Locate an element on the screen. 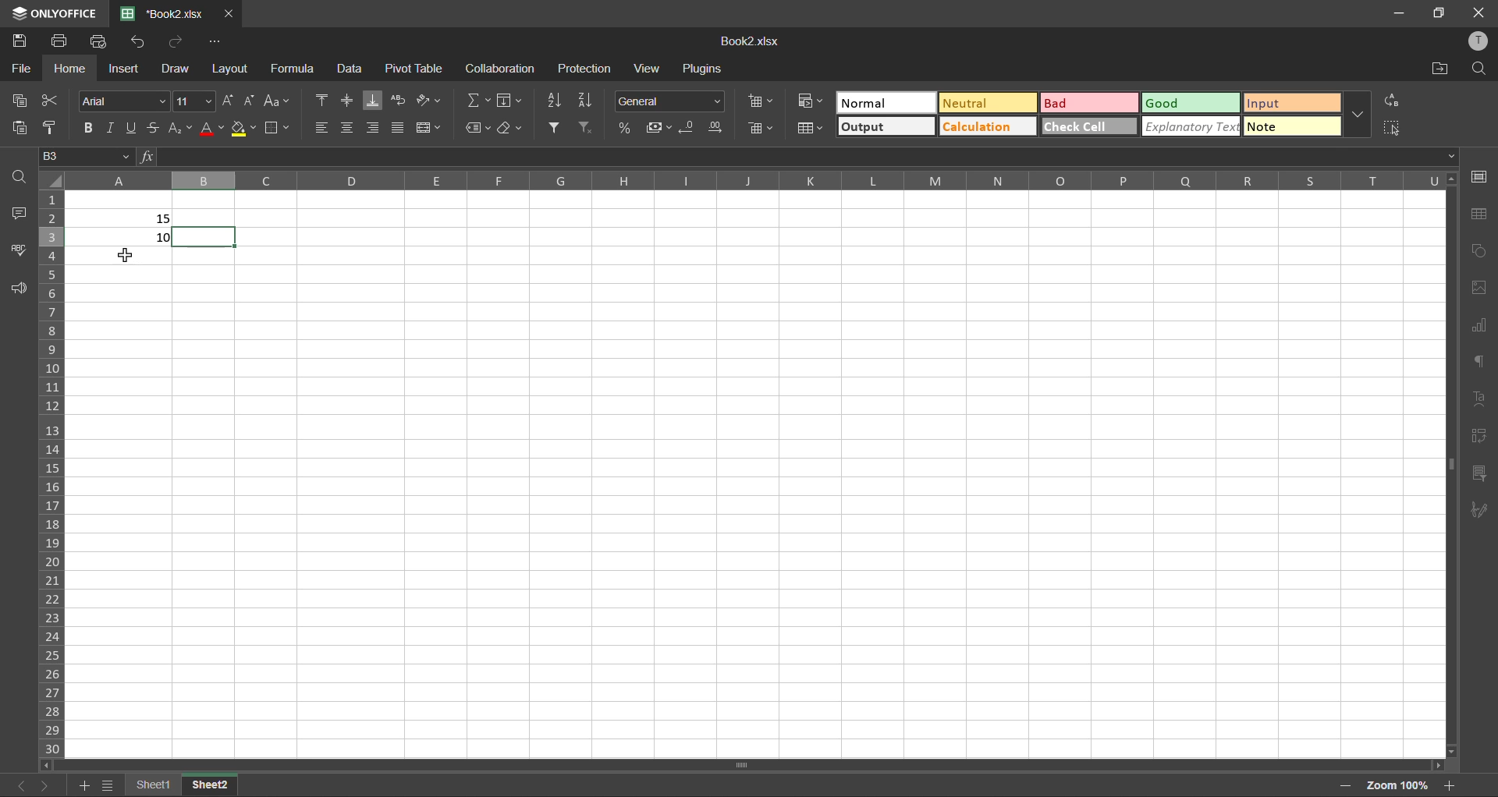  redo is located at coordinates (170, 41).